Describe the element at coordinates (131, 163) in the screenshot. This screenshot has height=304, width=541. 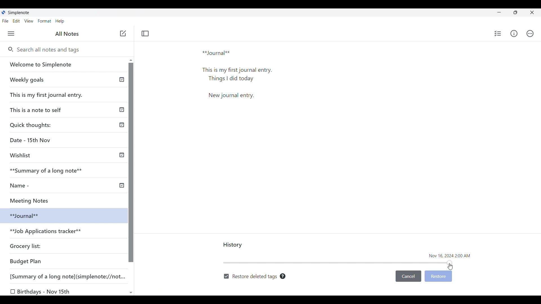
I see `Vertical slide bar for left panel` at that location.